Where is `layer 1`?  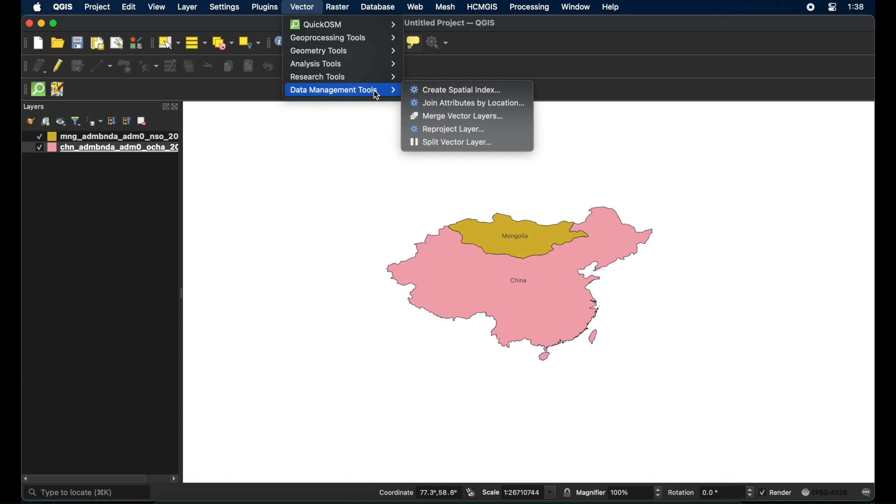
layer 1 is located at coordinates (114, 136).